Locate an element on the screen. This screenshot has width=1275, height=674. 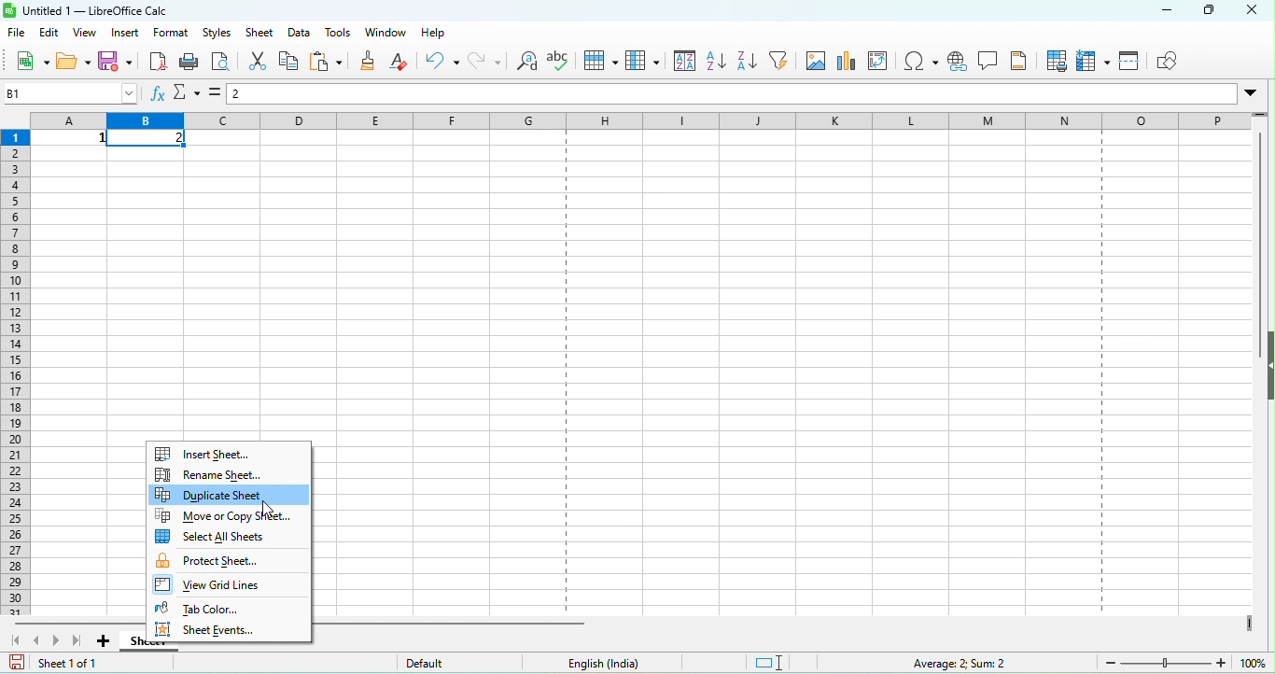
formula is located at coordinates (214, 92).